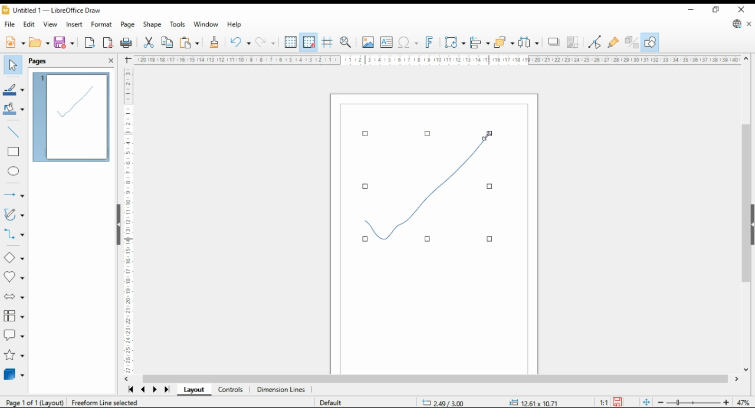 This screenshot has height=408, width=755. What do you see at coordinates (14, 376) in the screenshot?
I see `3D objects` at bounding box center [14, 376].